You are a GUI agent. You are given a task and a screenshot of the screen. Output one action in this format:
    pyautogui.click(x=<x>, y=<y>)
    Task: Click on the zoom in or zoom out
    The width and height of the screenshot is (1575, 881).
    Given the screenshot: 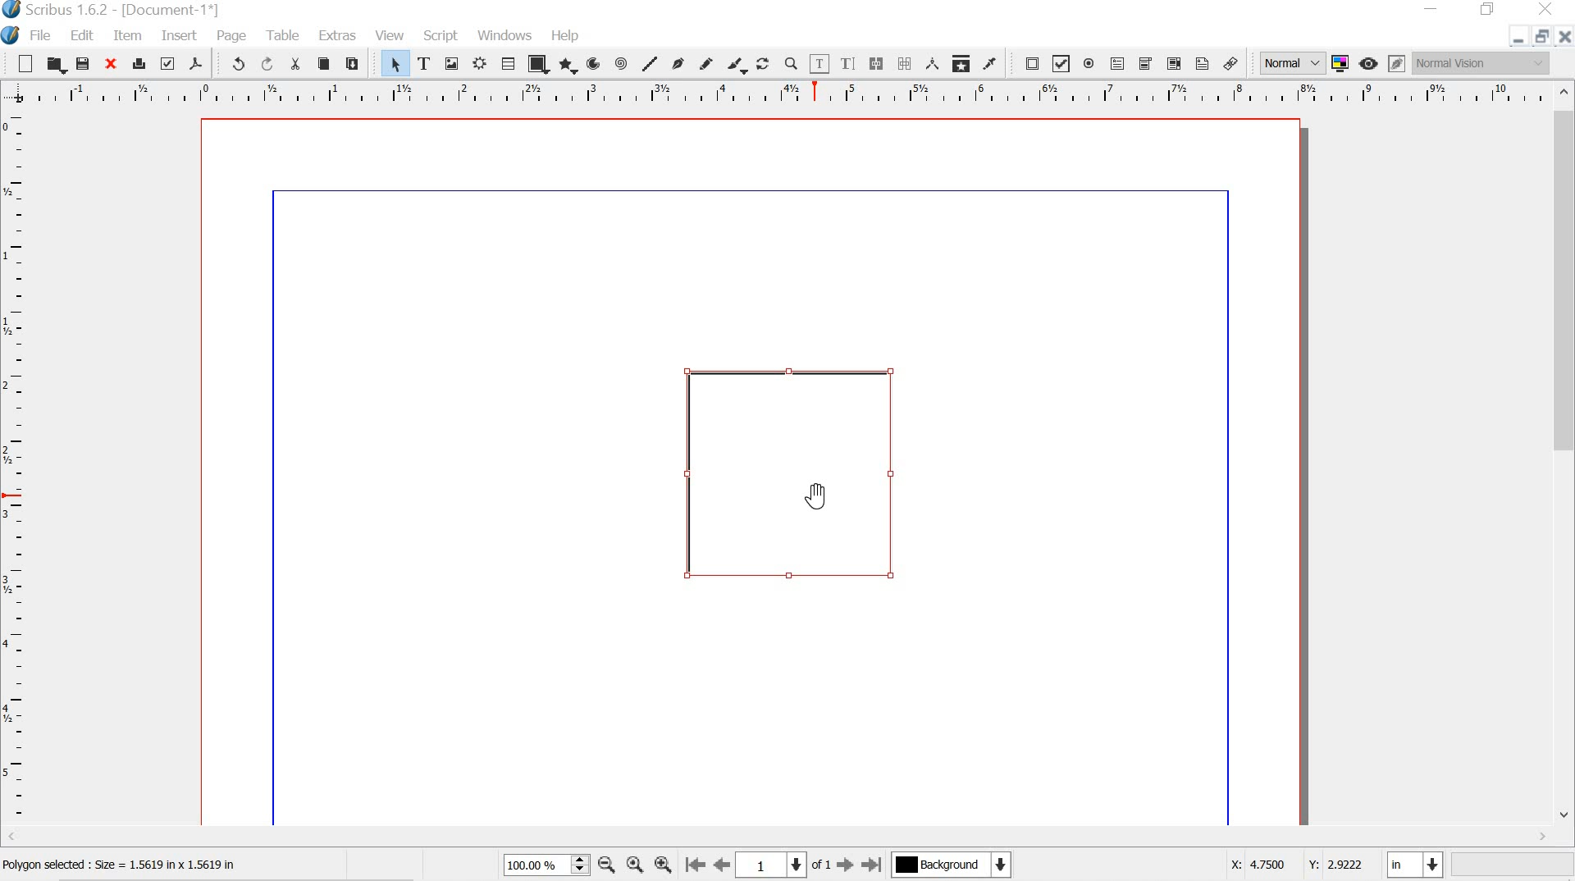 What is the action you would take?
    pyautogui.click(x=791, y=63)
    